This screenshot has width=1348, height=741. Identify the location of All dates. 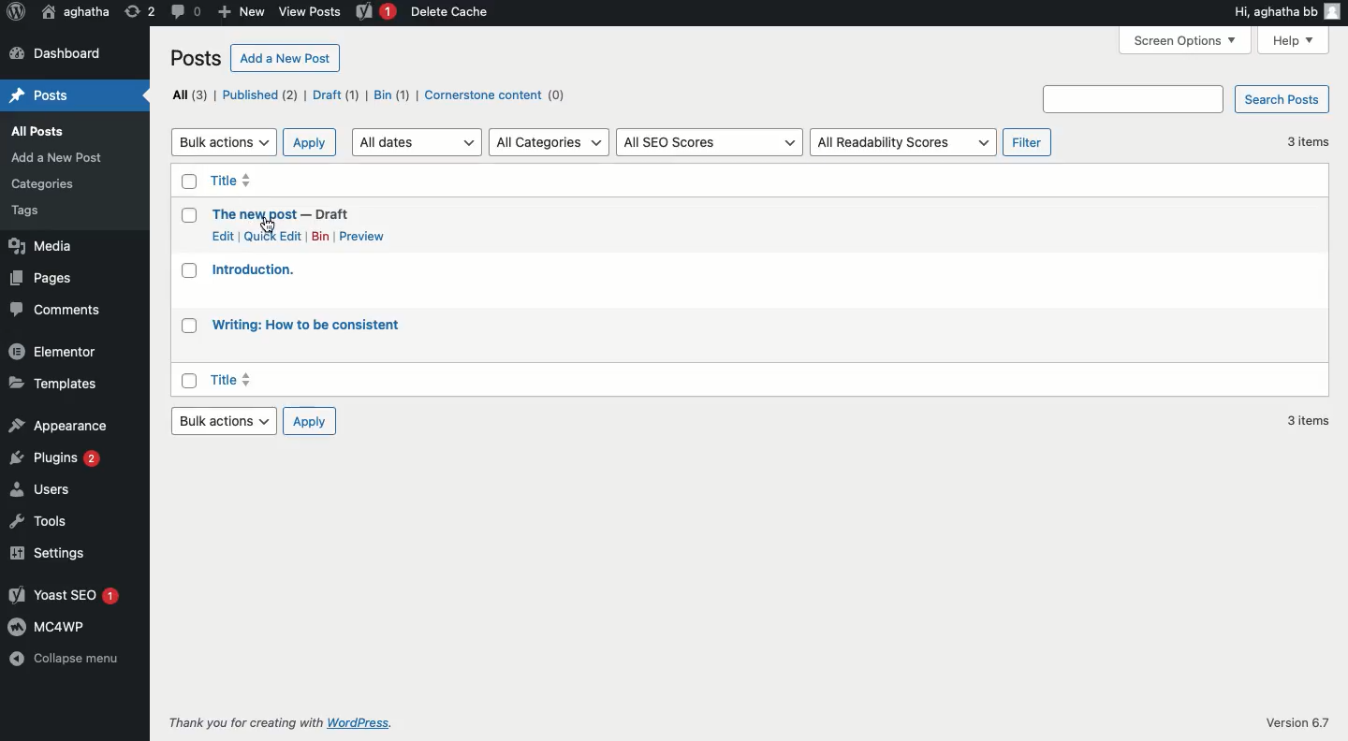
(415, 141).